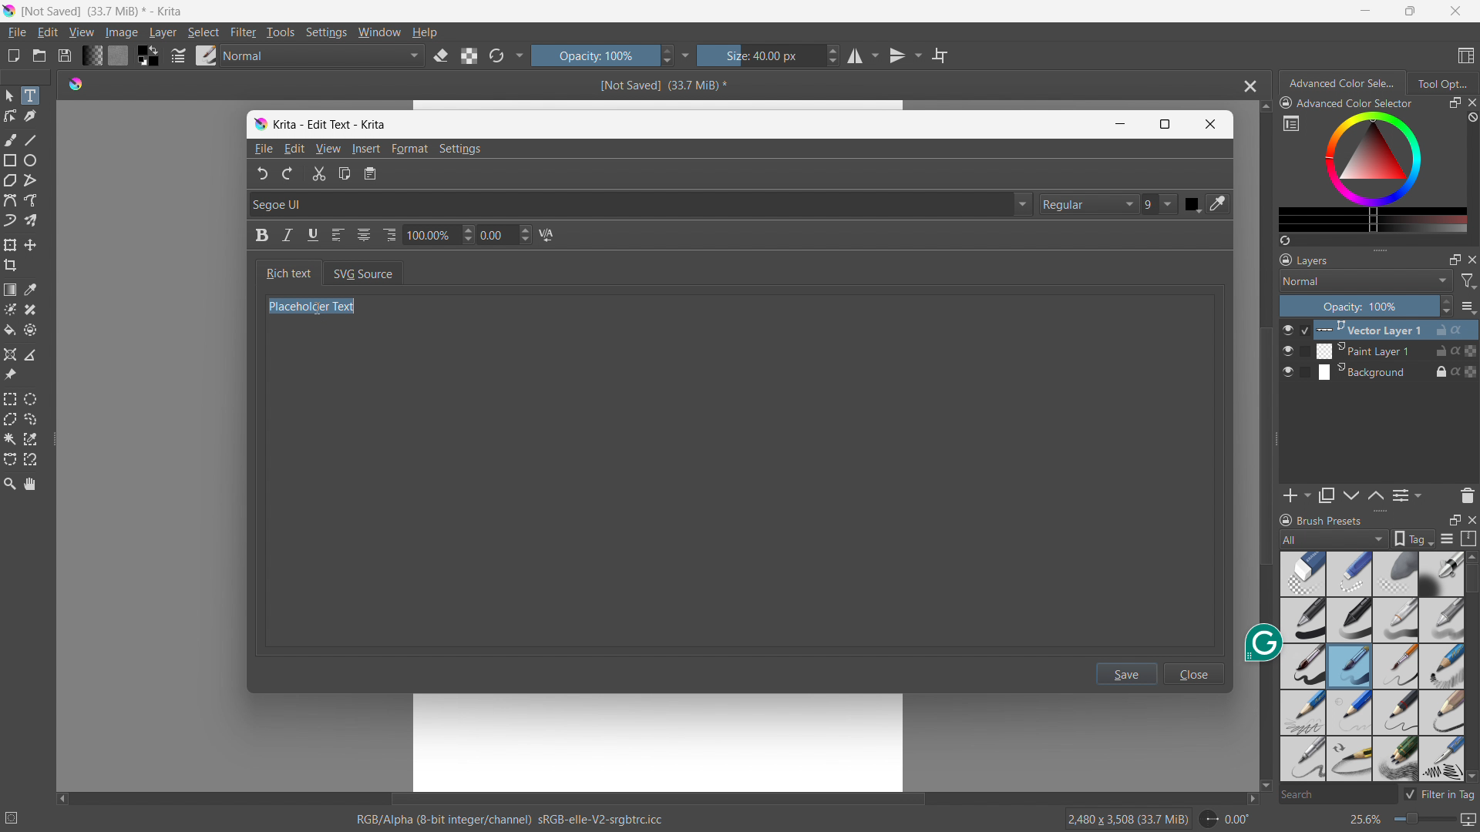 The height and width of the screenshot is (832, 1480). What do you see at coordinates (1471, 518) in the screenshot?
I see `close` at bounding box center [1471, 518].